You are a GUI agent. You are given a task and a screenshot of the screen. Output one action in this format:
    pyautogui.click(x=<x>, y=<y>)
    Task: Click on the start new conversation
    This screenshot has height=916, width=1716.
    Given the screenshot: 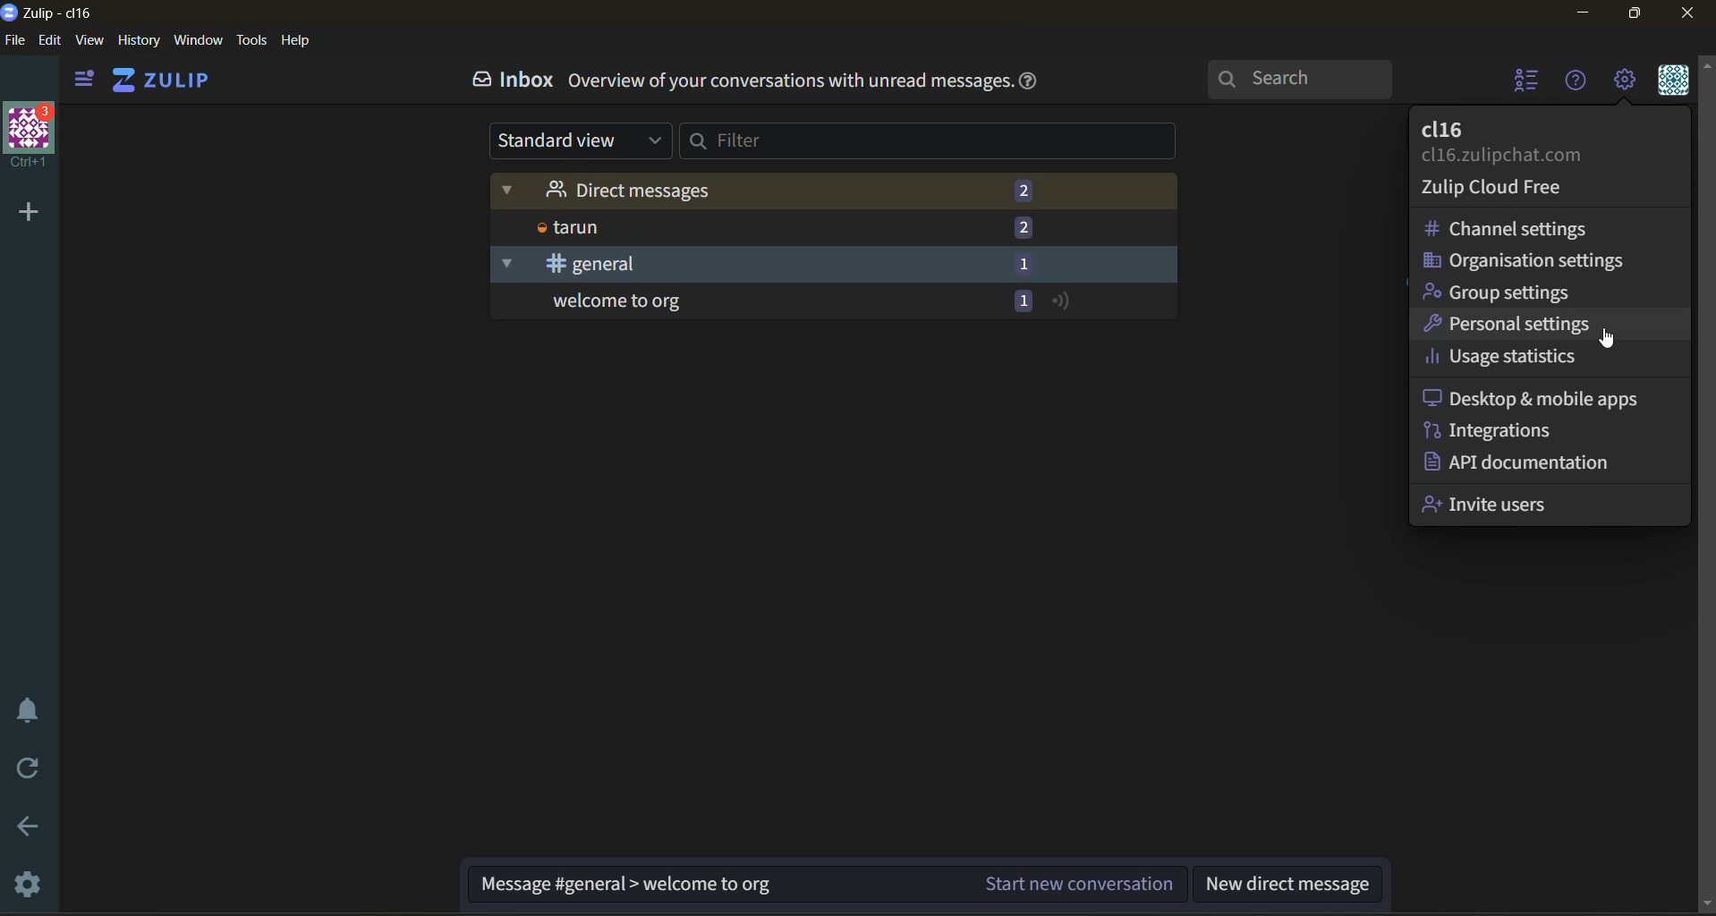 What is the action you would take?
    pyautogui.click(x=1082, y=884)
    